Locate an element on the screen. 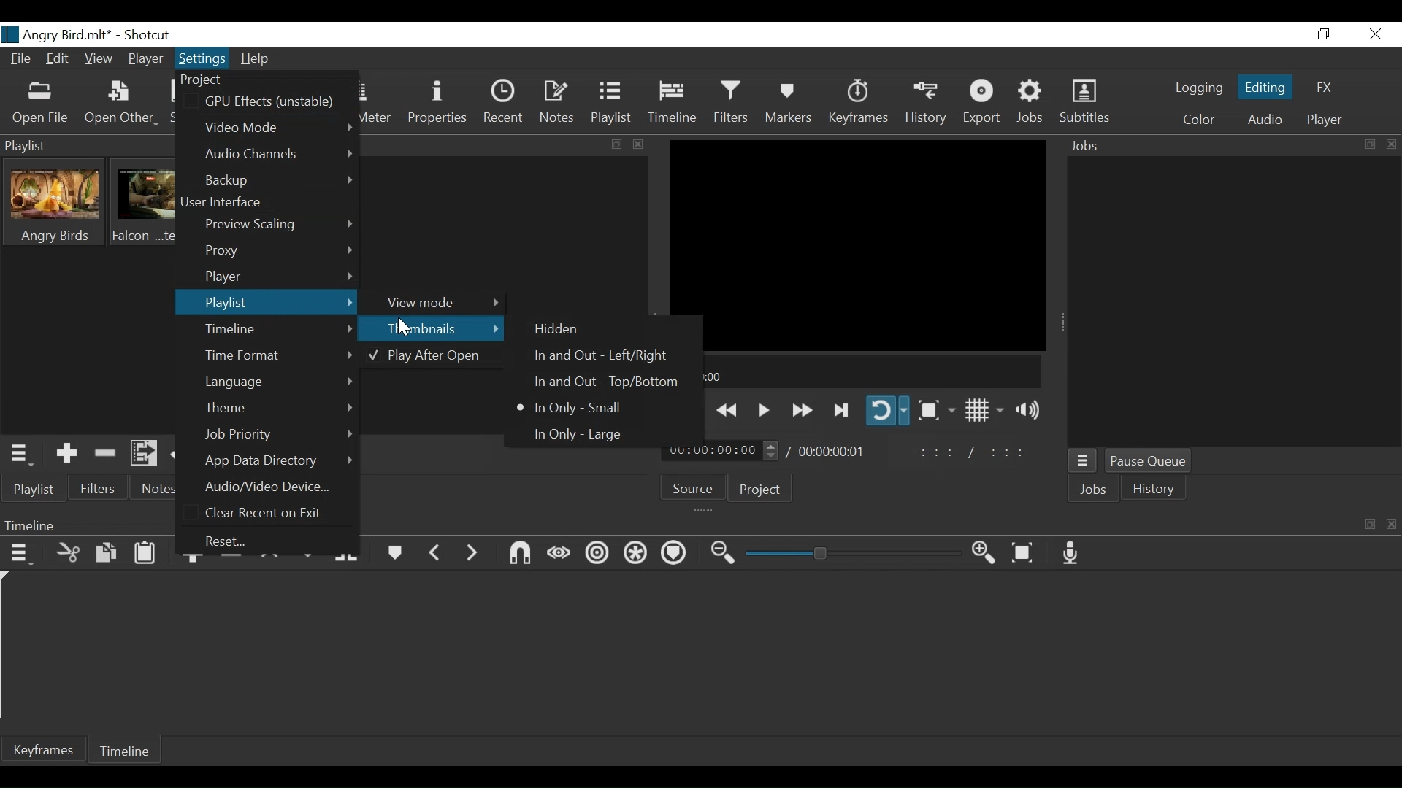 Image resolution: width=1402 pixels, height=788 pixels. Previous Scaling is located at coordinates (278, 226).